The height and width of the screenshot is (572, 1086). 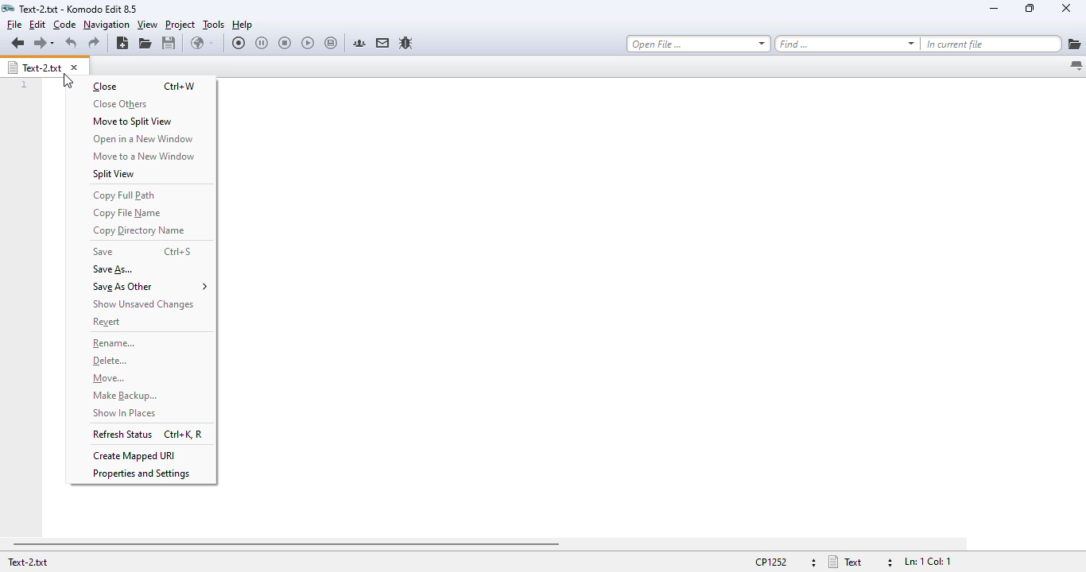 What do you see at coordinates (8, 9) in the screenshot?
I see `logo` at bounding box center [8, 9].